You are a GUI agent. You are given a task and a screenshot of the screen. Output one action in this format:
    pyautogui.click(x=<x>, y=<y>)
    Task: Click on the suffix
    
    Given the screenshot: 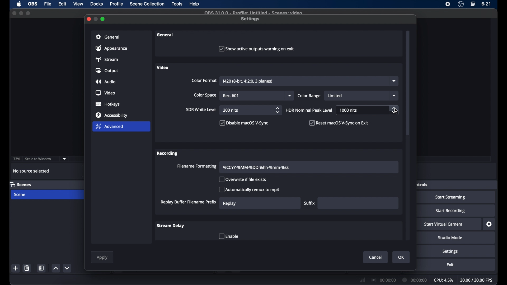 What is the action you would take?
    pyautogui.click(x=309, y=203)
    